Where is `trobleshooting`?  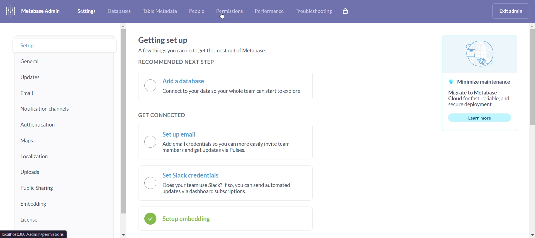 trobleshooting is located at coordinates (313, 12).